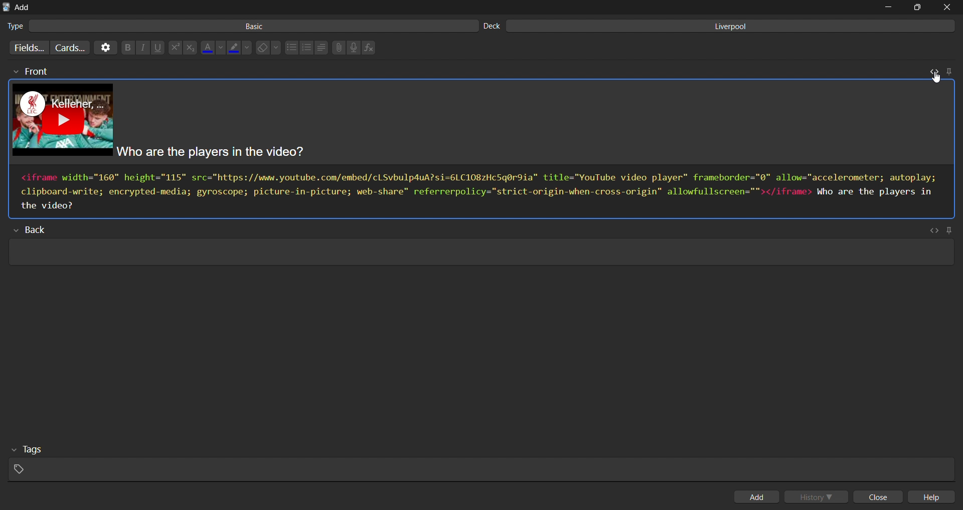  Describe the element at coordinates (356, 48) in the screenshot. I see `record audio` at that location.